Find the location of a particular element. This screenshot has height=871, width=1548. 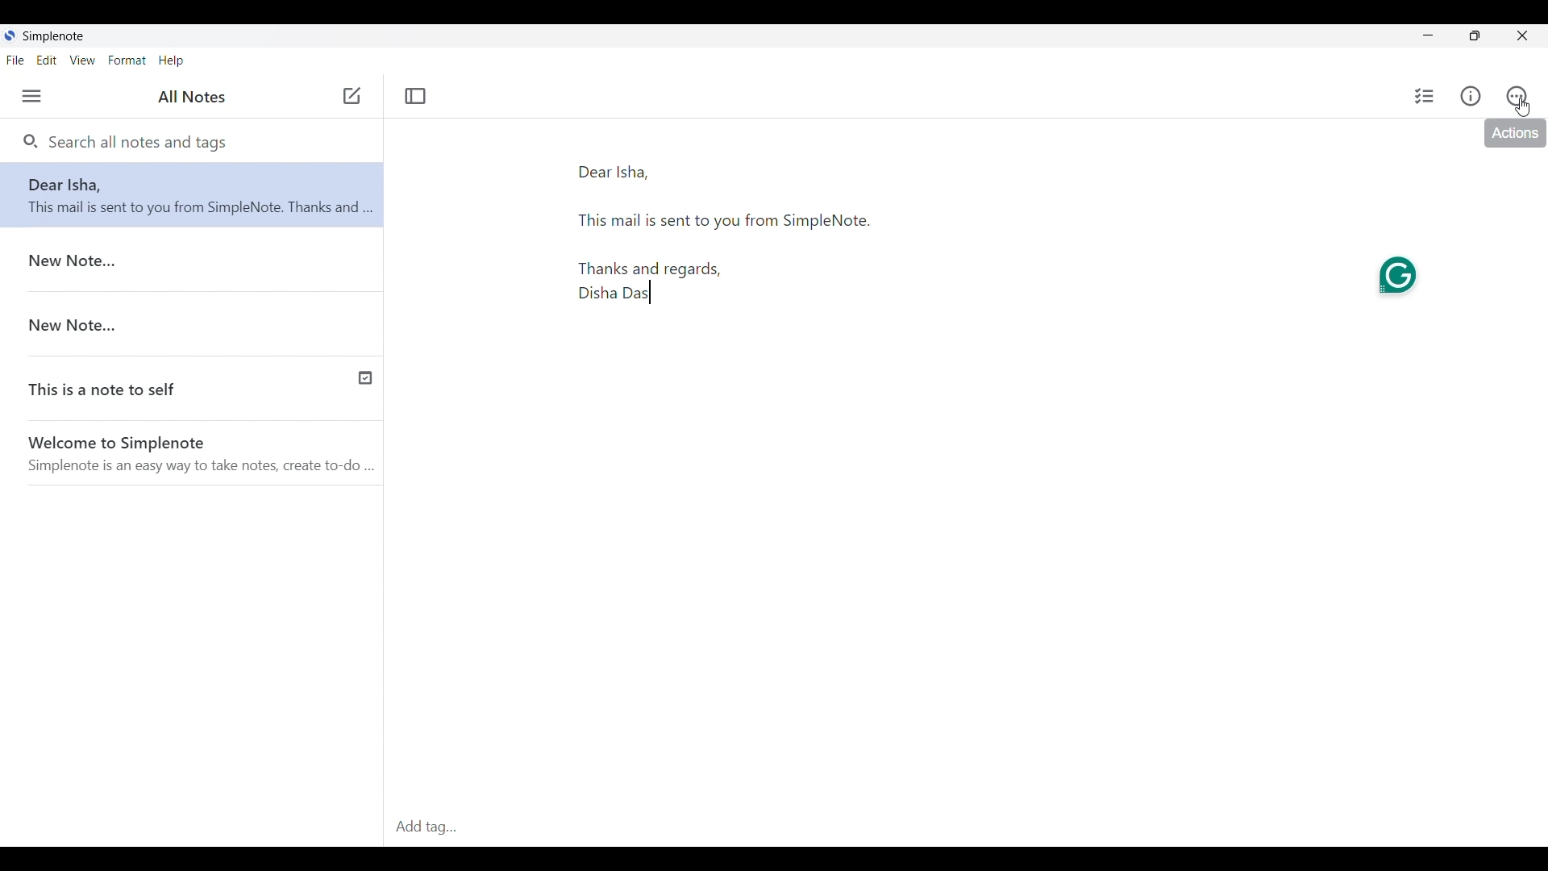

Welcome to Simplenote is located at coordinates (198, 448).